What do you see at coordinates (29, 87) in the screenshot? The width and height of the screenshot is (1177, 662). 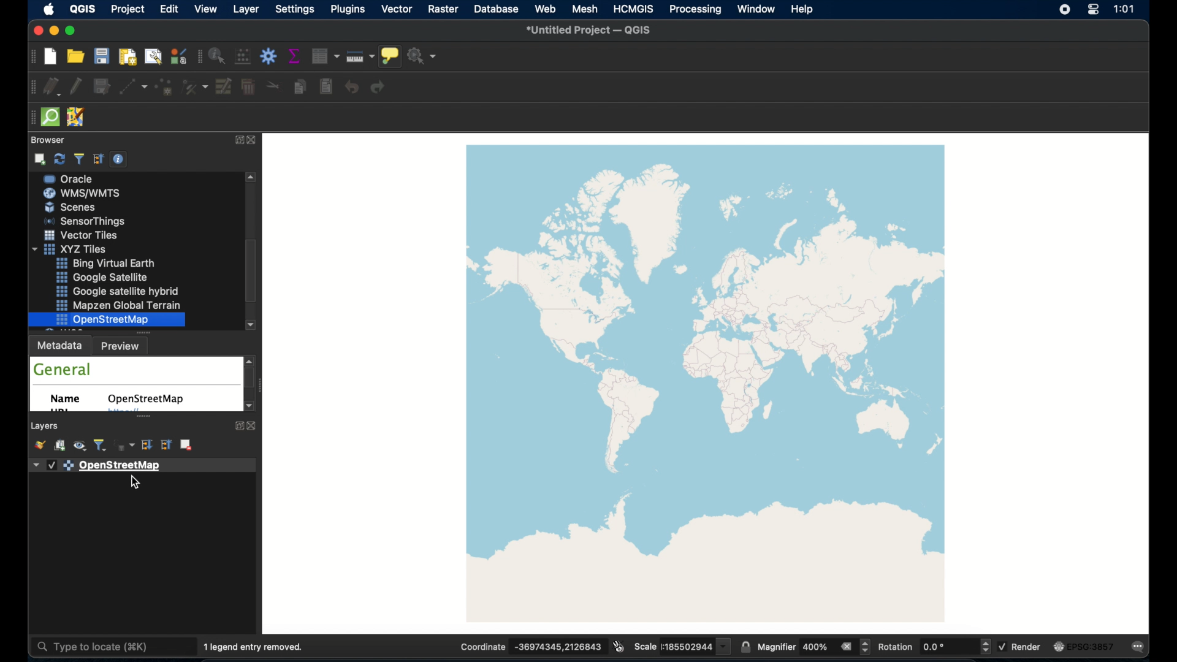 I see `digitizing toolbar` at bounding box center [29, 87].